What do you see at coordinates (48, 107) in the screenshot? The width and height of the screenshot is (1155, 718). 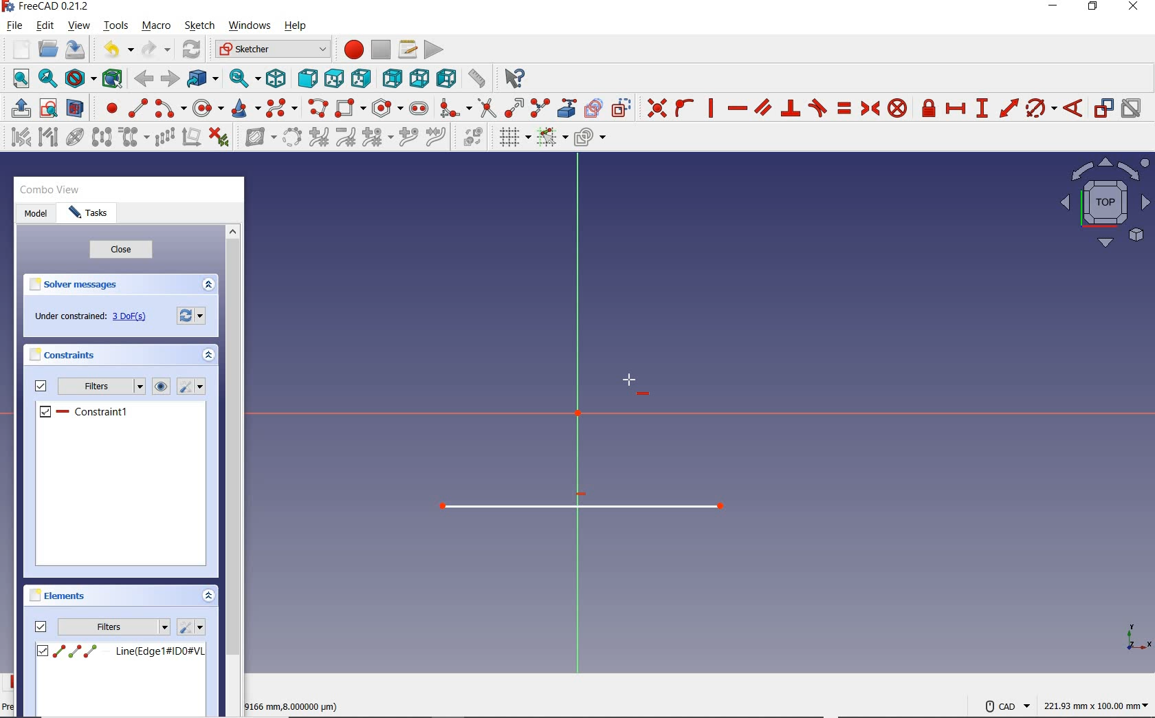 I see `VIEW SKETCH` at bounding box center [48, 107].